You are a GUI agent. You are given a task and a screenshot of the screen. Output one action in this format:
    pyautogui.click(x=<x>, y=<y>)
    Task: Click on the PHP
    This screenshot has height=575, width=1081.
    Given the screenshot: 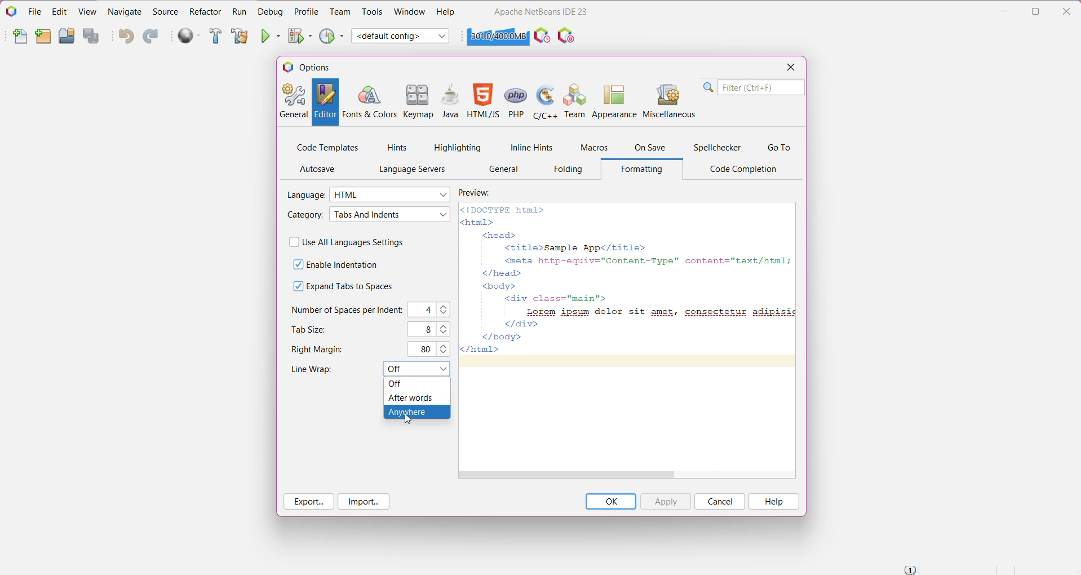 What is the action you would take?
    pyautogui.click(x=515, y=101)
    